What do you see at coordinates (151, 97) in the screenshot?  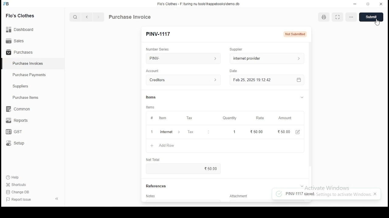 I see `Items` at bounding box center [151, 97].